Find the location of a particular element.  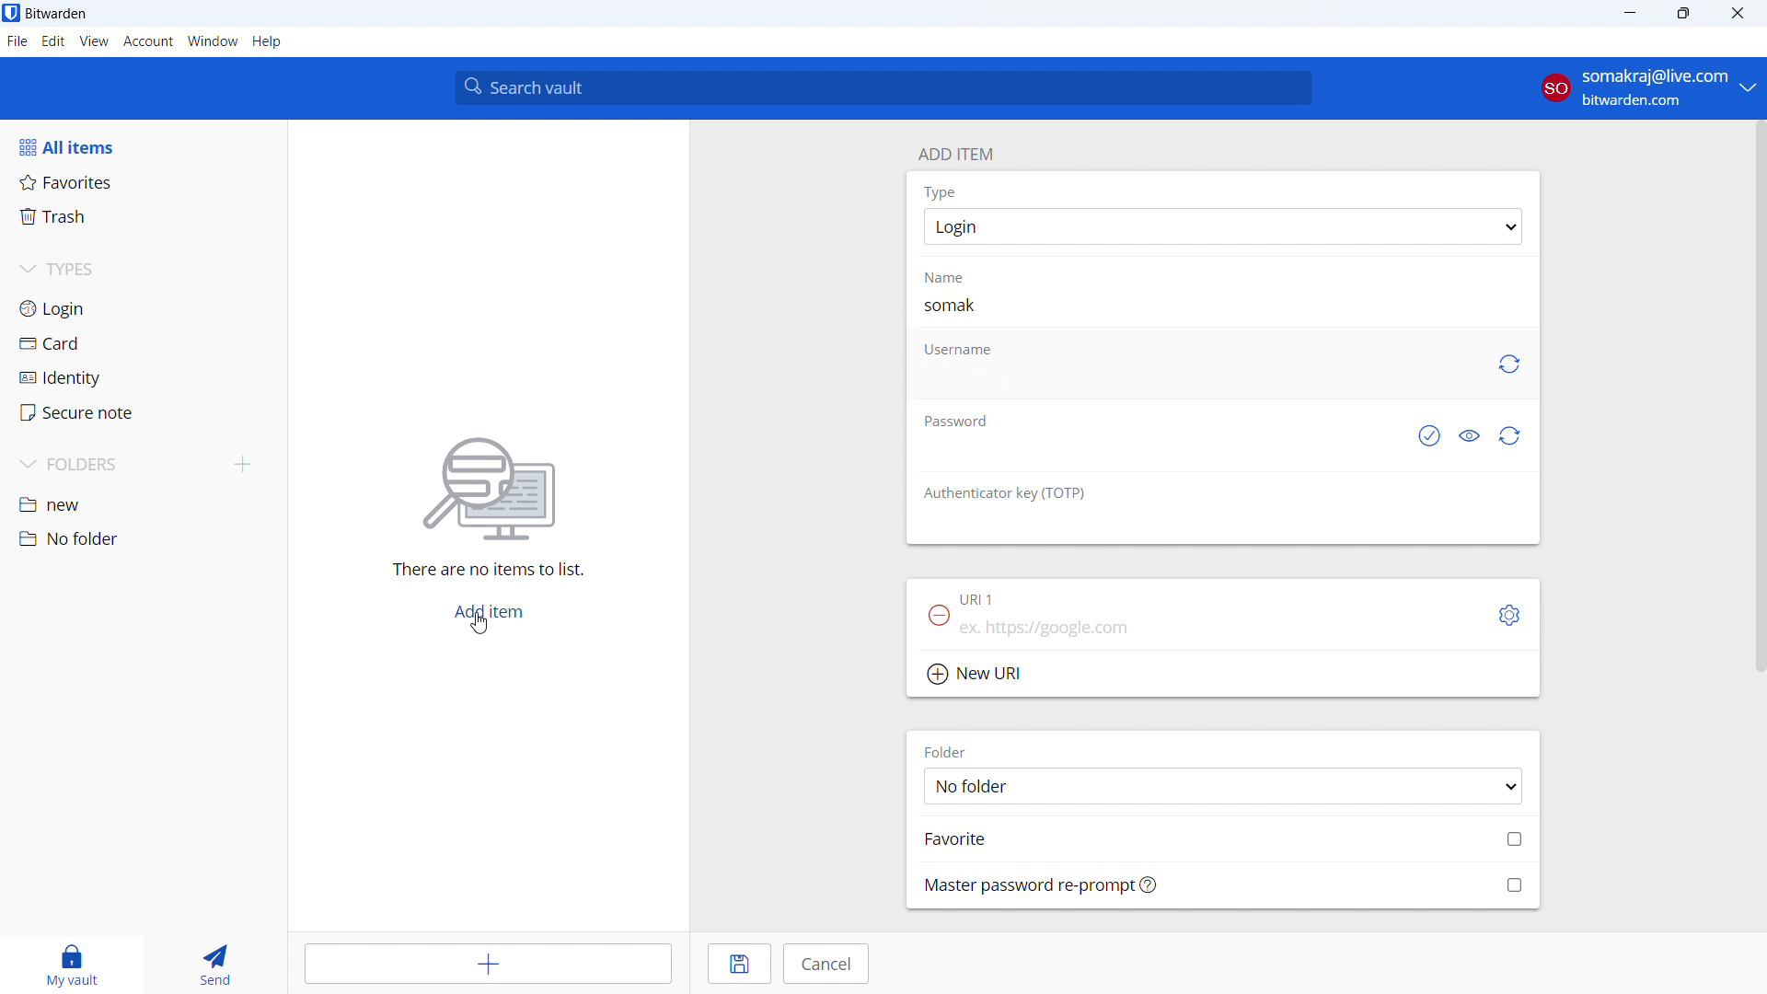

add new url is located at coordinates (1223, 676).